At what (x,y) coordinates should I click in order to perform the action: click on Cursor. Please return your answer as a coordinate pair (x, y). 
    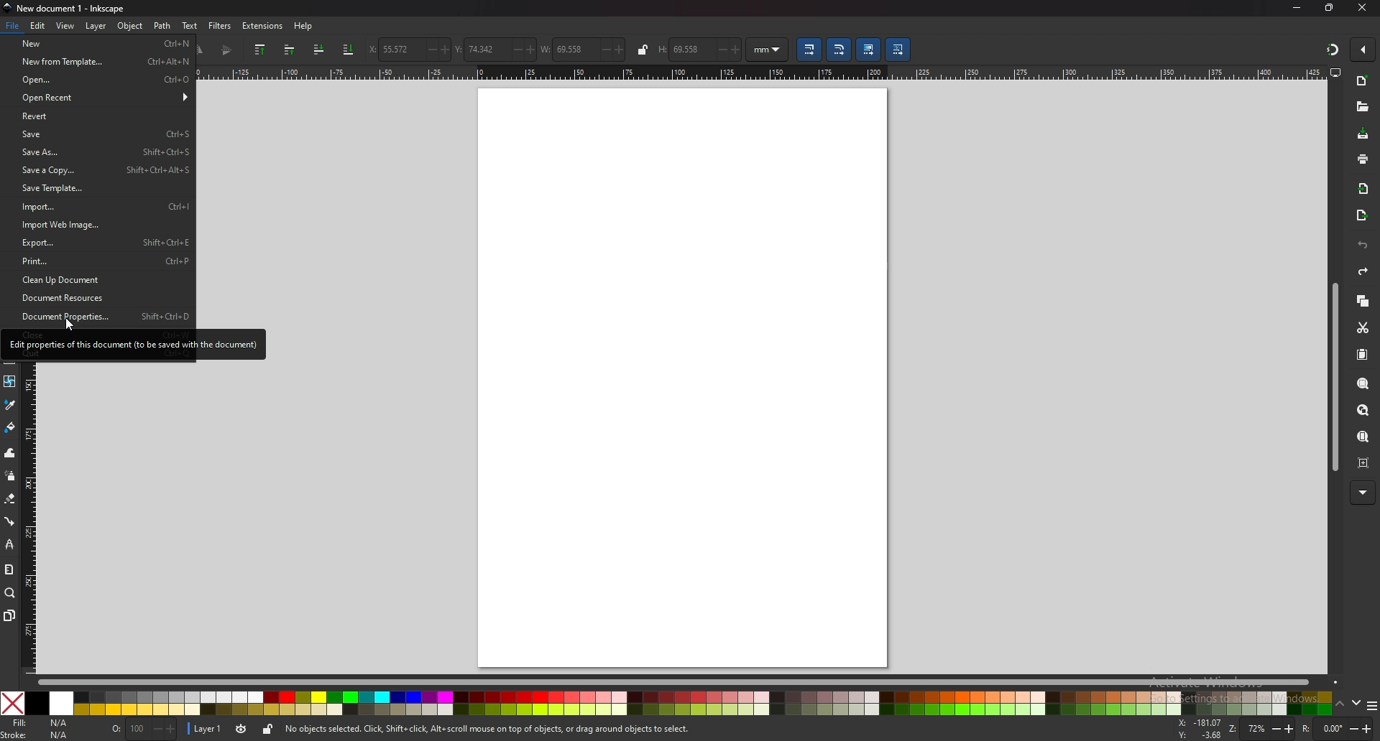
    Looking at the image, I should click on (70, 325).